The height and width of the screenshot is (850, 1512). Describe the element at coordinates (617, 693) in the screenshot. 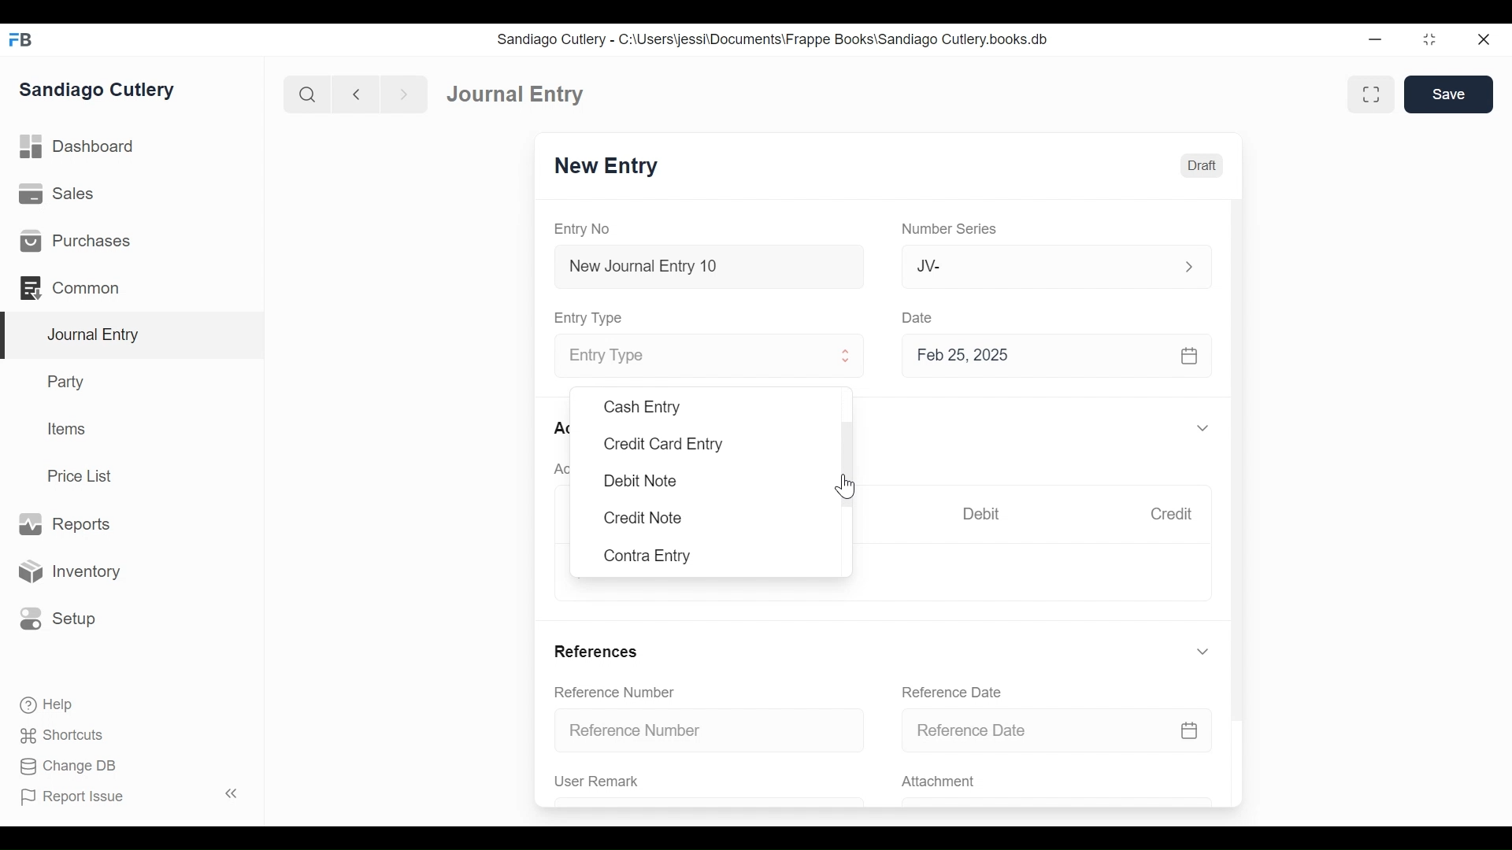

I see `Reference Number` at that location.